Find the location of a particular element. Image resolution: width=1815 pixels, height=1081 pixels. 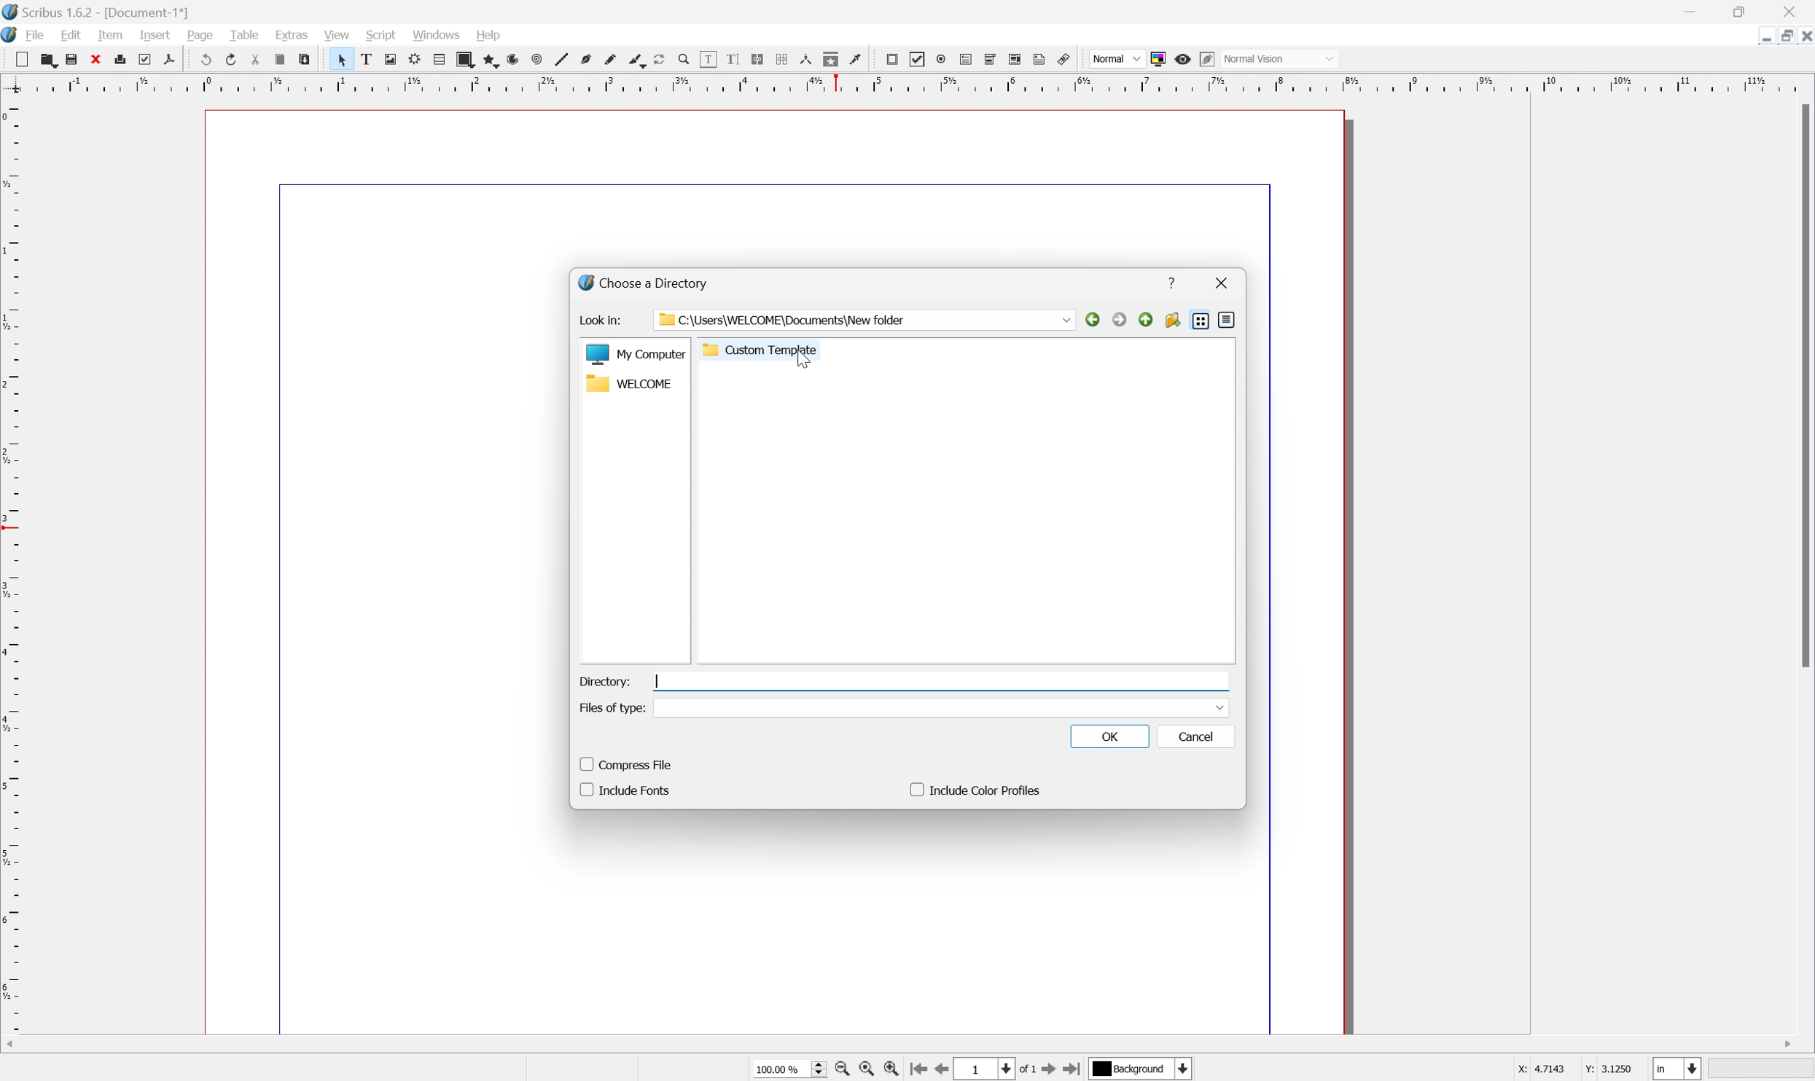

render frame is located at coordinates (414, 60).